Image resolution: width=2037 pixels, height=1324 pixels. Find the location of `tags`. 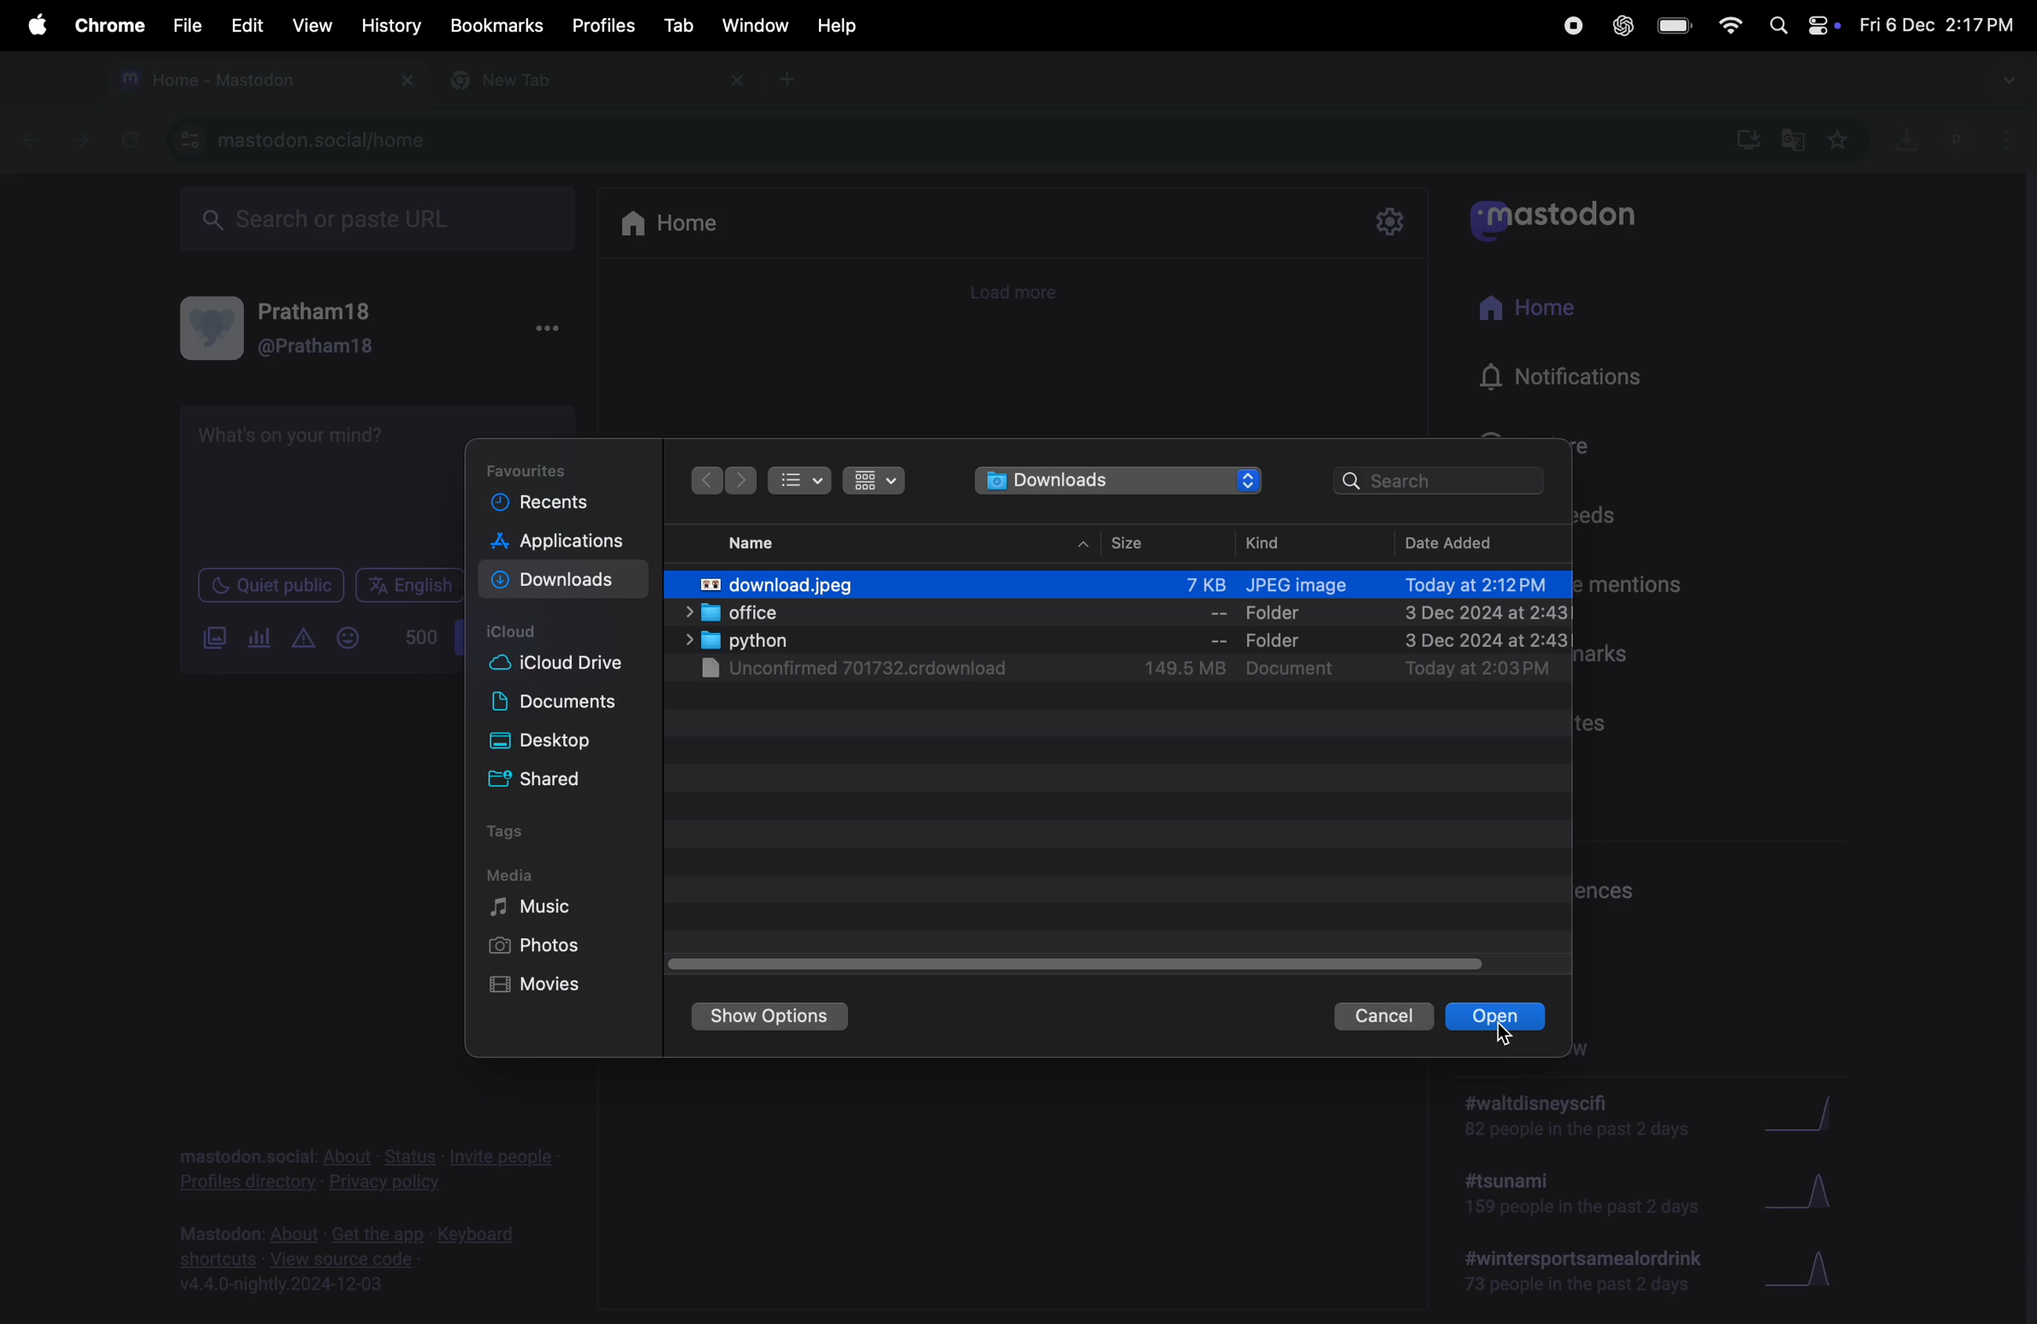

tags is located at coordinates (506, 833).